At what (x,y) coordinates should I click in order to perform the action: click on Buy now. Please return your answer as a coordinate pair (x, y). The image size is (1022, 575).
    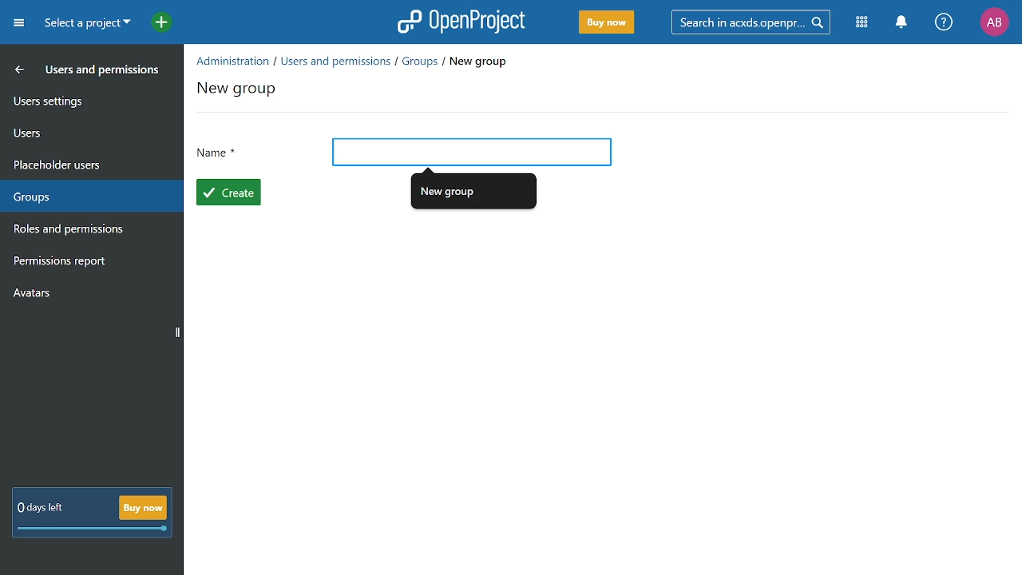
    Looking at the image, I should click on (142, 507).